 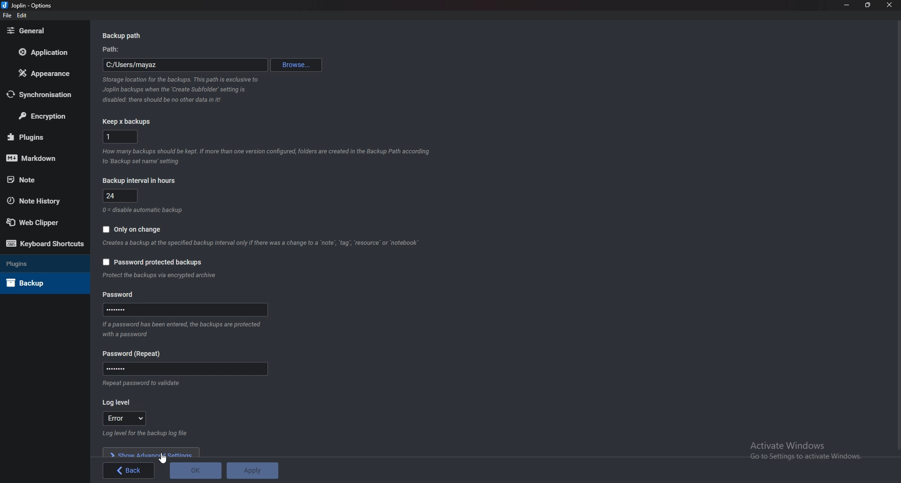 What do you see at coordinates (121, 136) in the screenshot?
I see `x` at bounding box center [121, 136].